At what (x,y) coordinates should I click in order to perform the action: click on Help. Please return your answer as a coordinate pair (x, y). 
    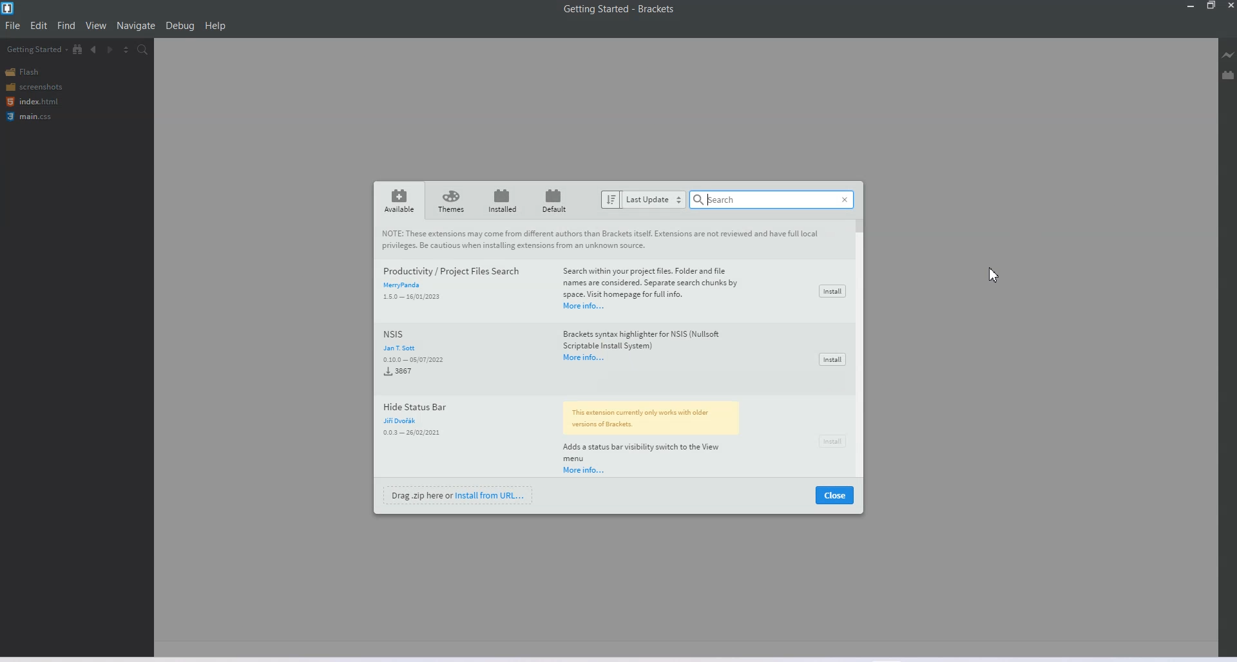
    Looking at the image, I should click on (215, 26).